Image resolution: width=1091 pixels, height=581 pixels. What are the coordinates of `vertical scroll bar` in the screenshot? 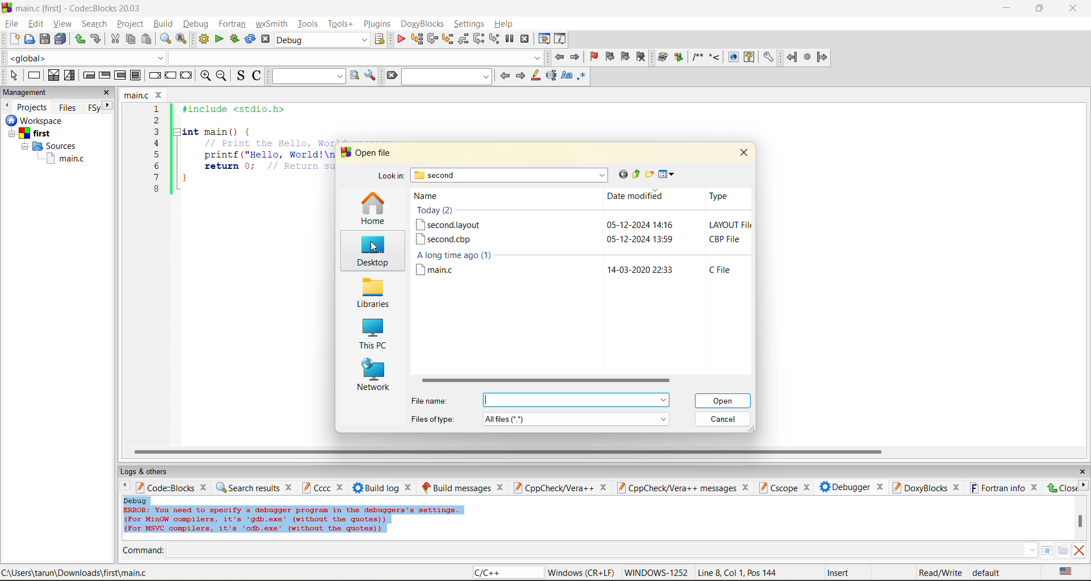 It's located at (1080, 521).